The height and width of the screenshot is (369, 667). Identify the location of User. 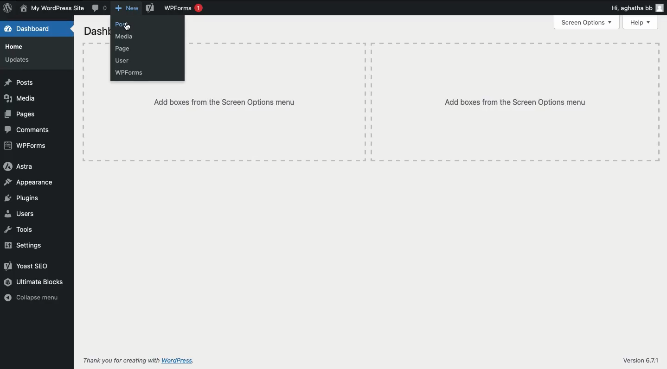
(122, 61).